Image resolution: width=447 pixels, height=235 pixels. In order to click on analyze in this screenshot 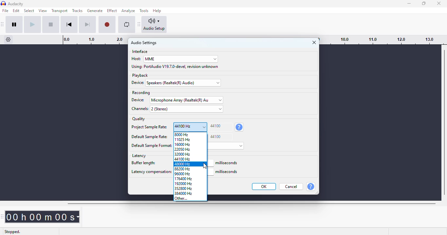, I will do `click(128, 11)`.